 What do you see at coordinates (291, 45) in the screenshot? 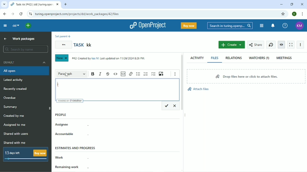
I see `Activate zen mode` at bounding box center [291, 45].